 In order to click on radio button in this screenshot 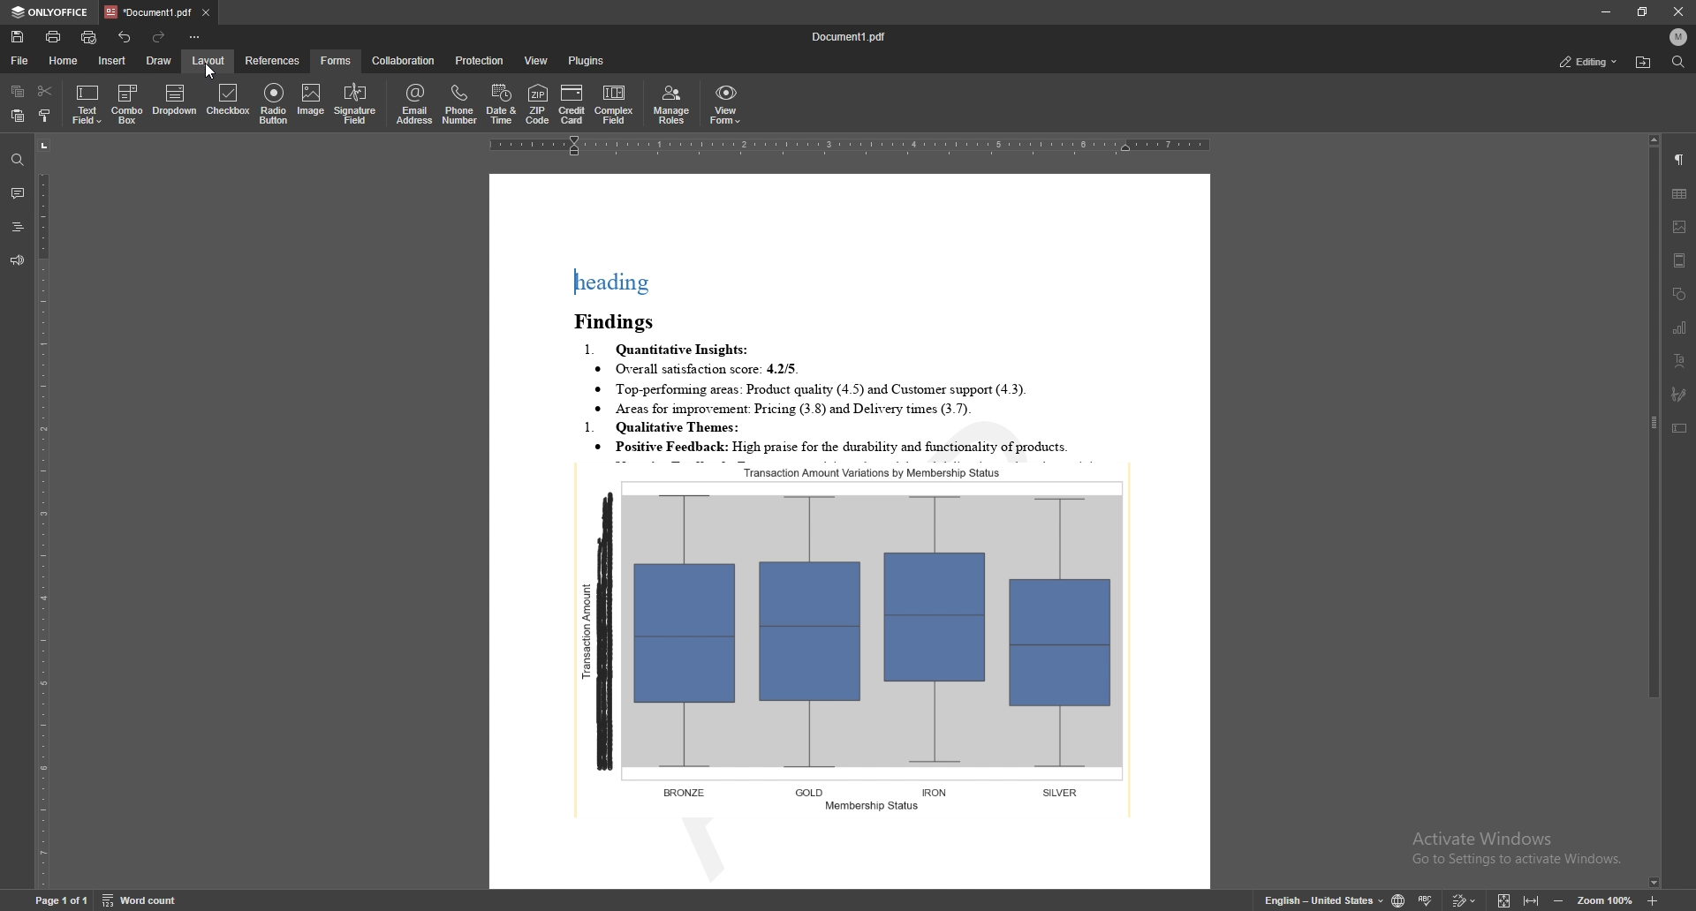, I will do `click(273, 105)`.